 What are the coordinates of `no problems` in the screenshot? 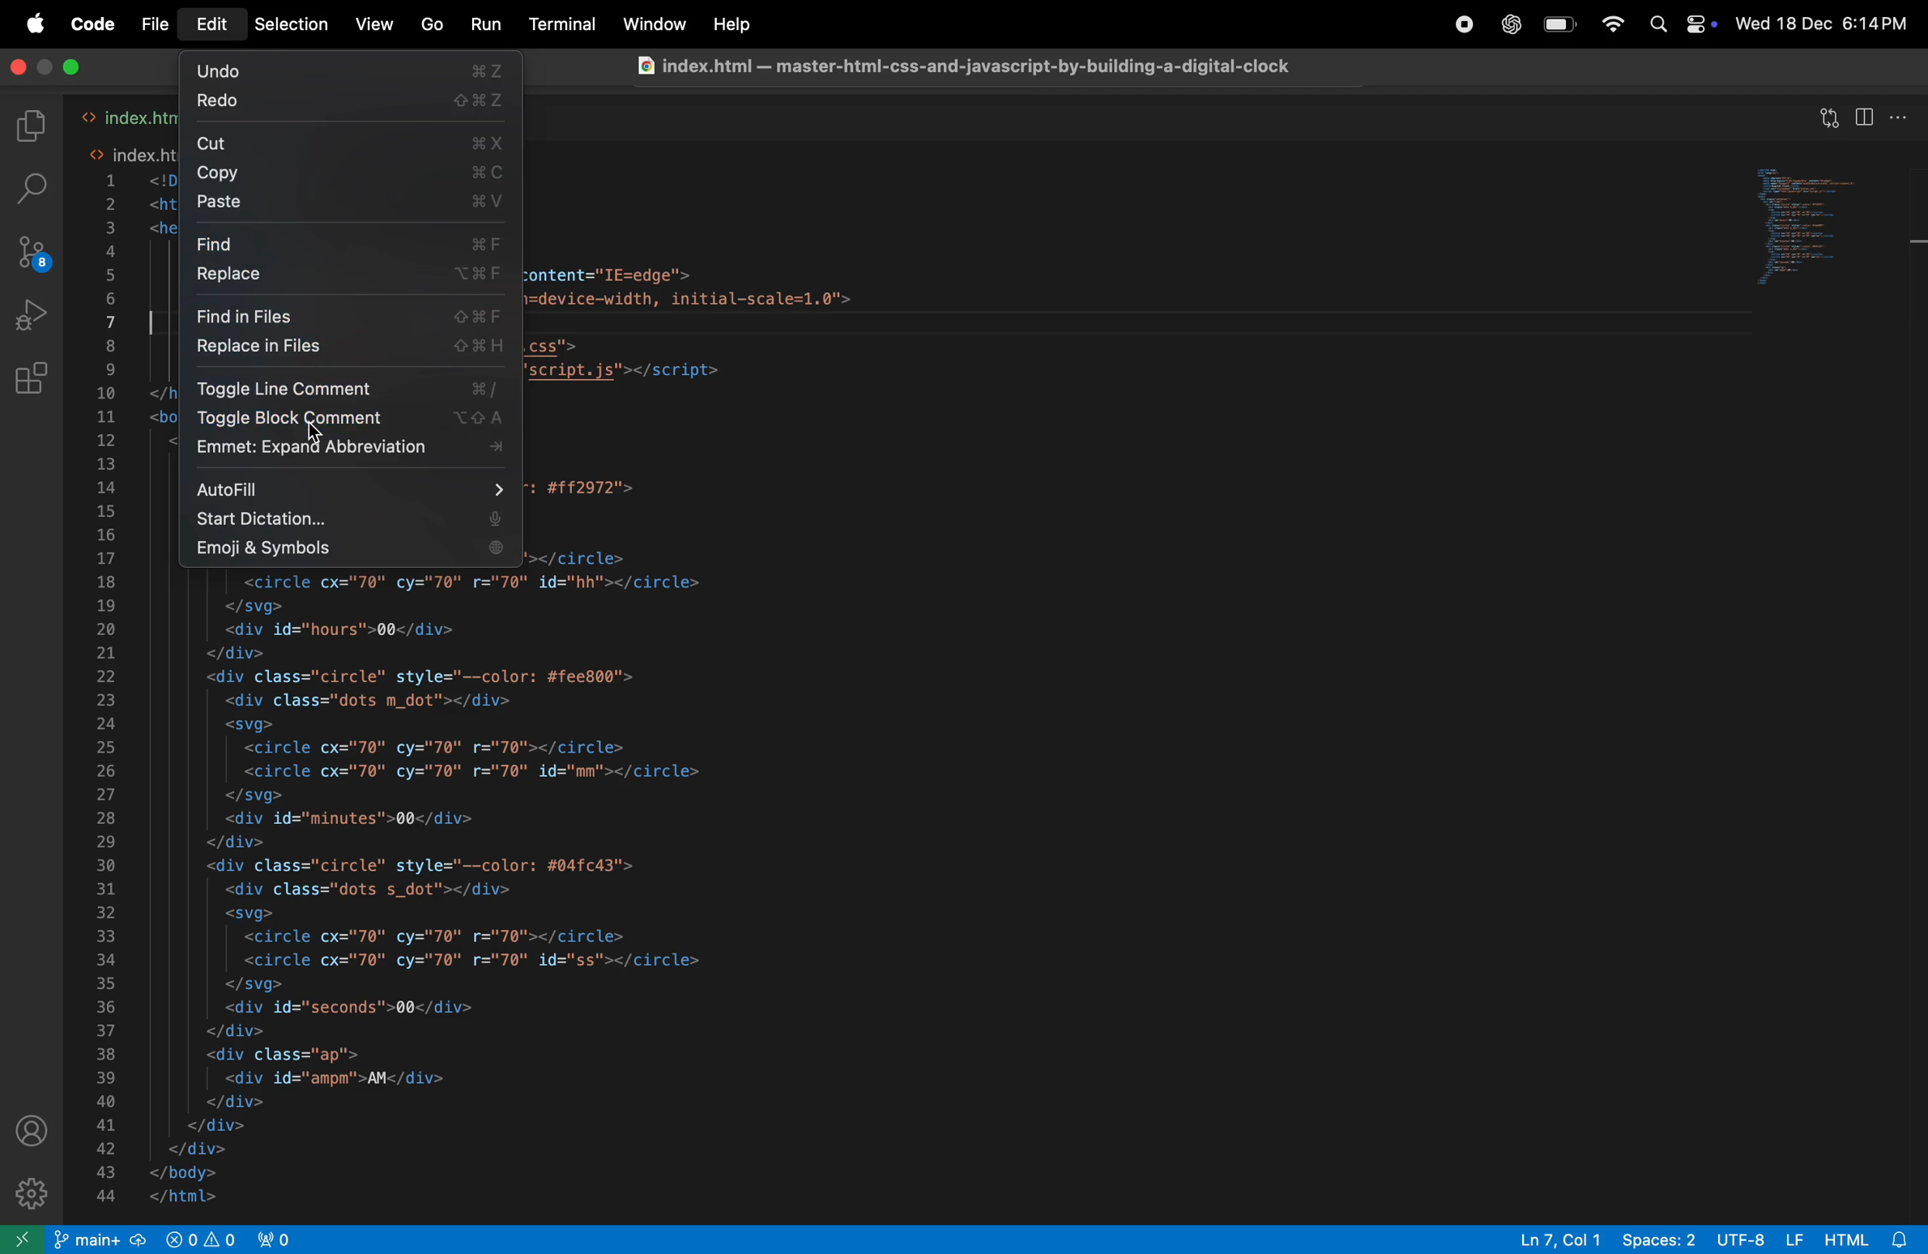 It's located at (198, 1238).